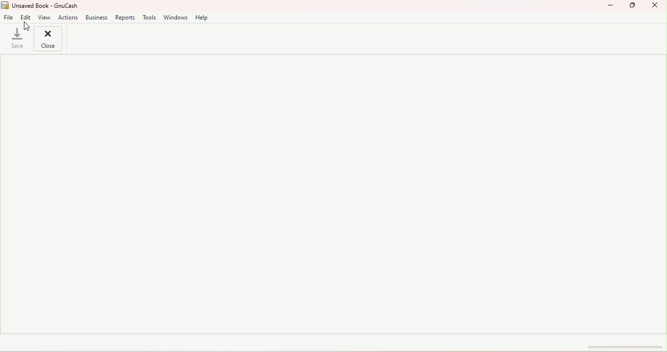 The height and width of the screenshot is (352, 667). What do you see at coordinates (177, 18) in the screenshot?
I see `Windows` at bounding box center [177, 18].